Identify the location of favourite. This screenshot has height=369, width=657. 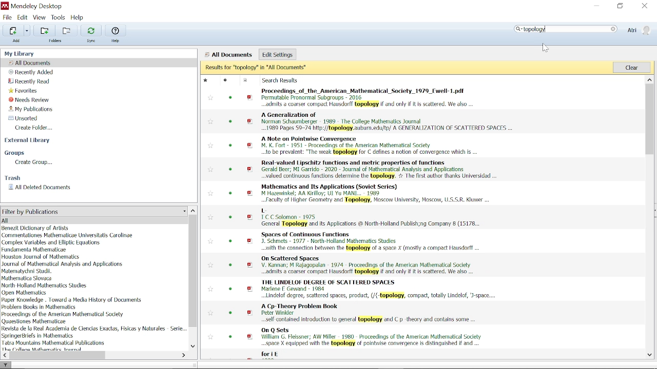
(209, 193).